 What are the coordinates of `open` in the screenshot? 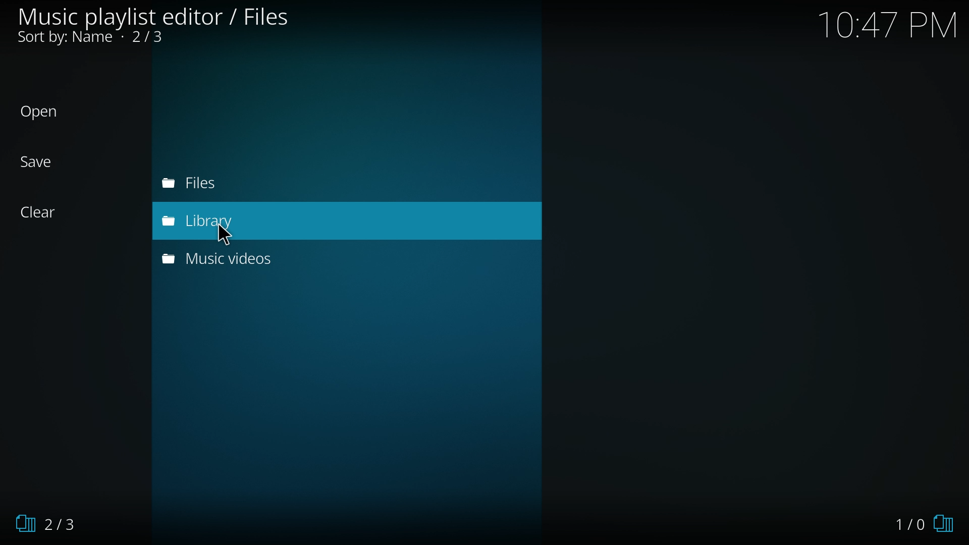 It's located at (58, 112).